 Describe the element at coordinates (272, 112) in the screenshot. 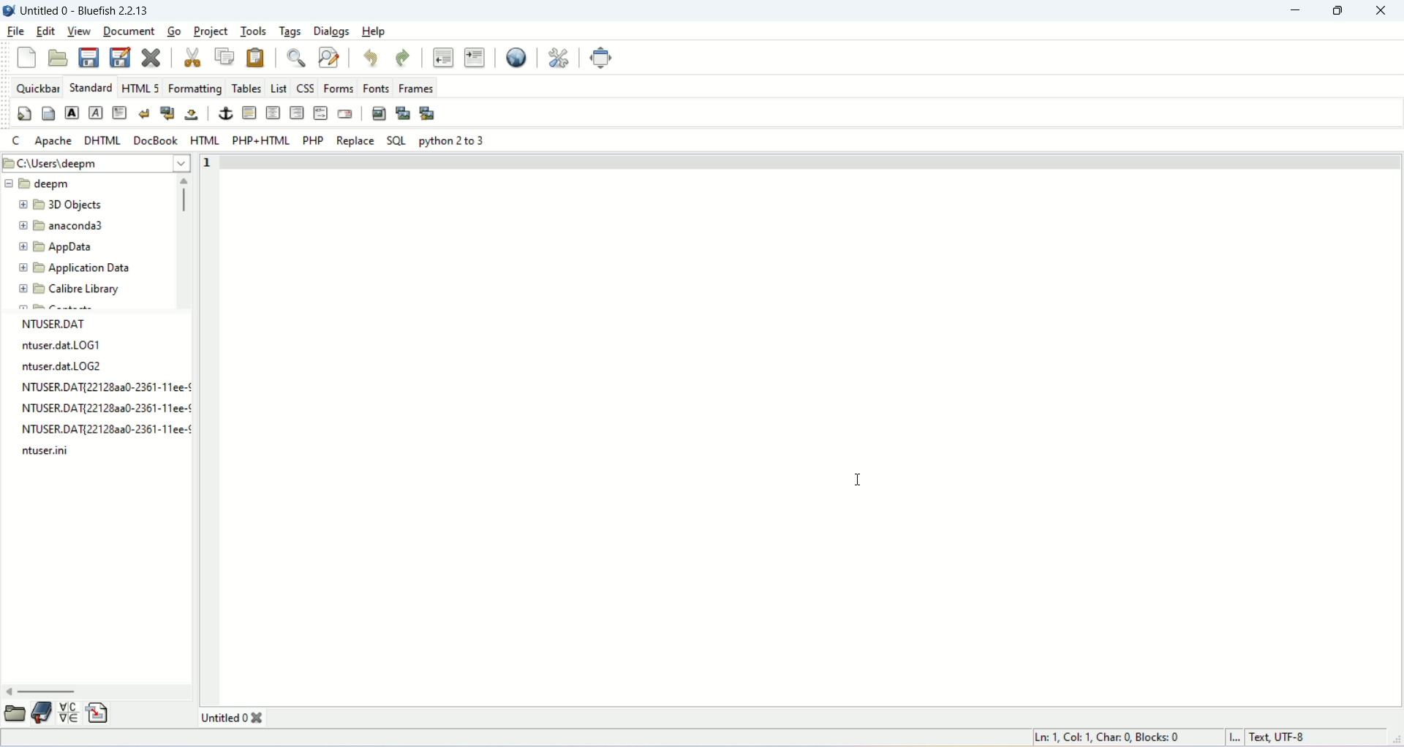

I see `center` at that location.